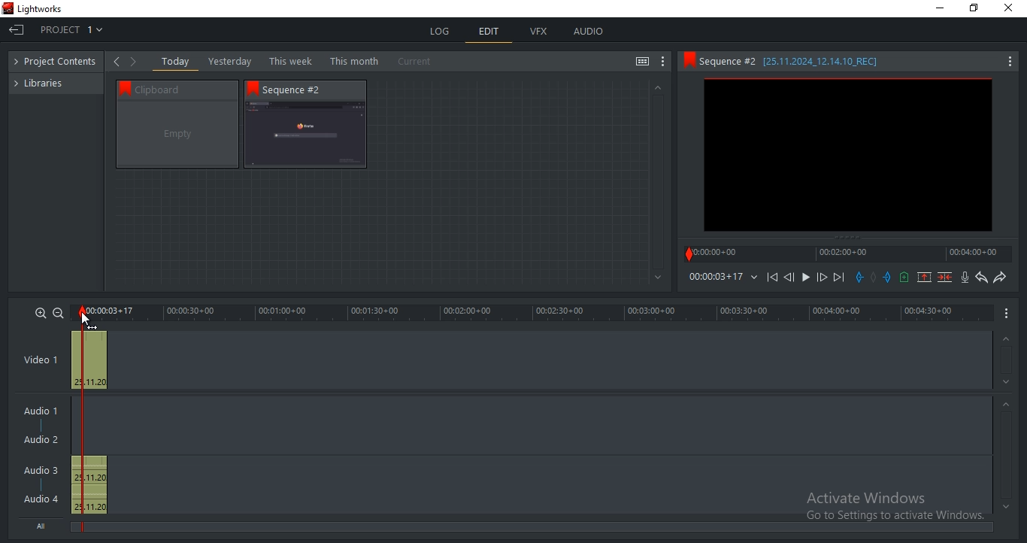  What do you see at coordinates (754, 278) in the screenshot?
I see `Drop down arrow` at bounding box center [754, 278].